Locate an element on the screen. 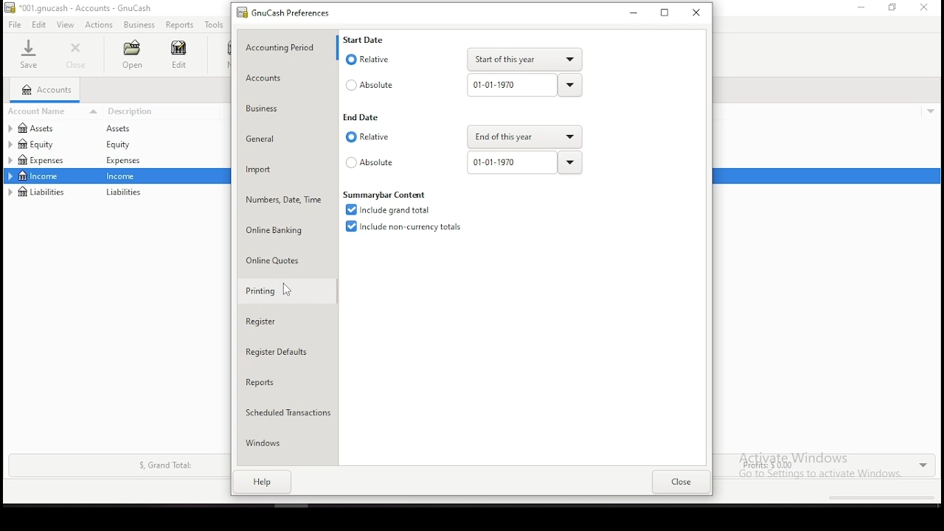 The height and width of the screenshot is (531, 944). start date: relative is located at coordinates (462, 60).